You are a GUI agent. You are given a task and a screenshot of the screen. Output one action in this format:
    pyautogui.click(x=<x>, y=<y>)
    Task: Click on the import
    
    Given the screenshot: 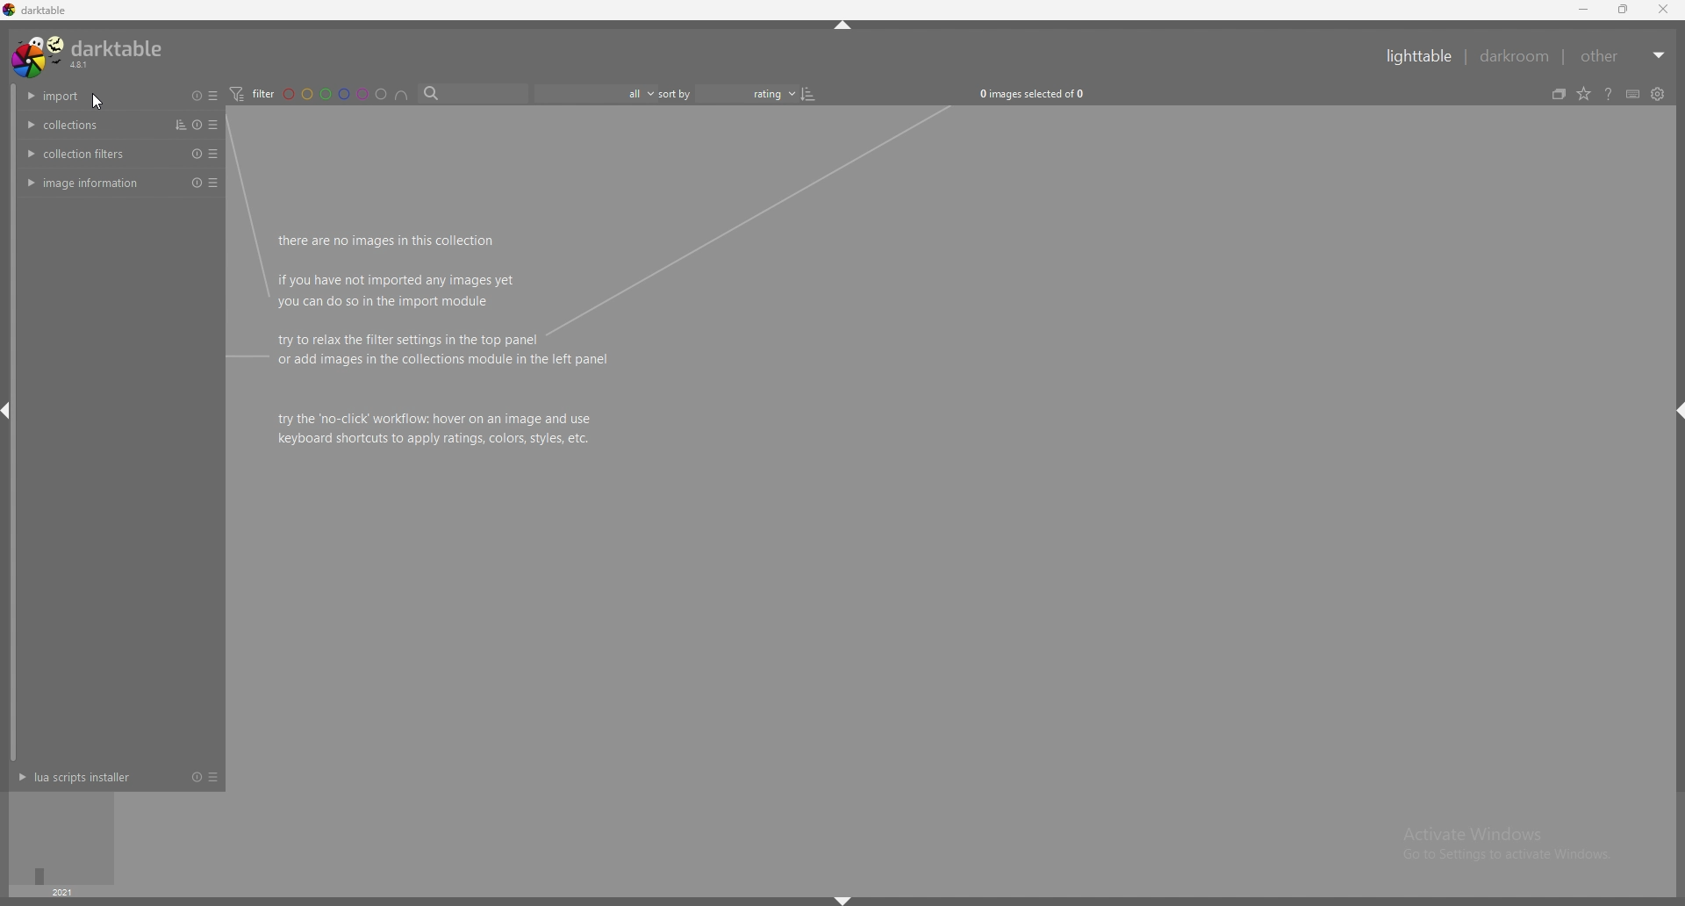 What is the action you would take?
    pyautogui.click(x=86, y=96)
    